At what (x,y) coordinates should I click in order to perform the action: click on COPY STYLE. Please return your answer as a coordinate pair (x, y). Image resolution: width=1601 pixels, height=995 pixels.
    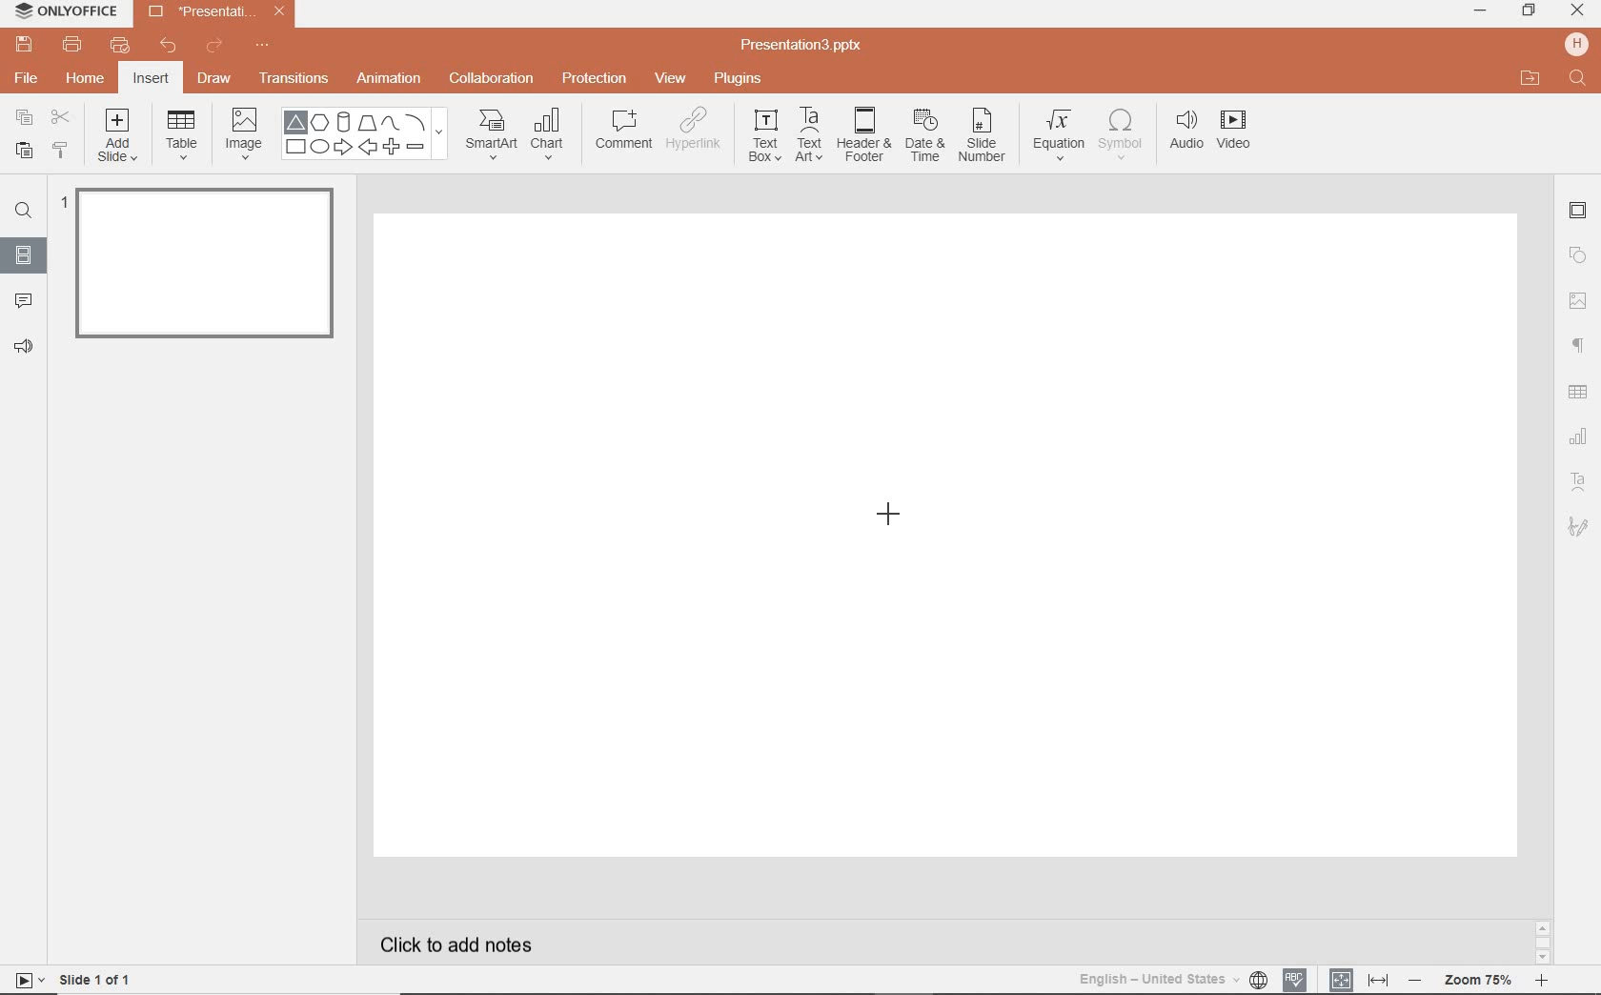
    Looking at the image, I should click on (62, 151).